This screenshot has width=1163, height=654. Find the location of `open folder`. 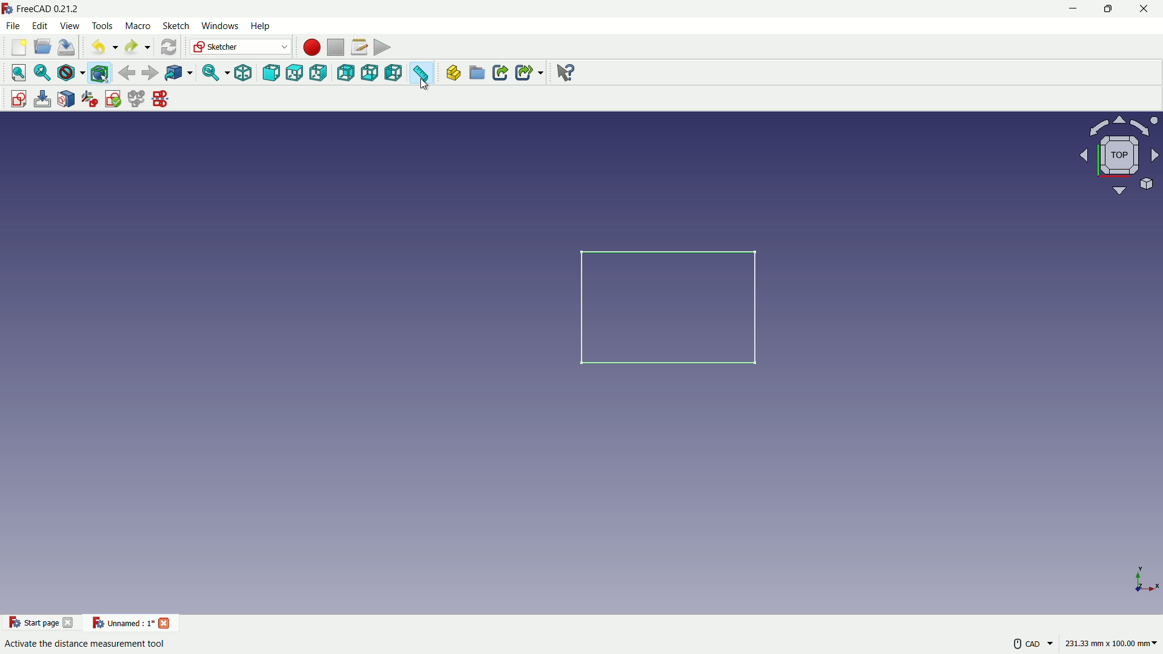

open folder is located at coordinates (41, 48).